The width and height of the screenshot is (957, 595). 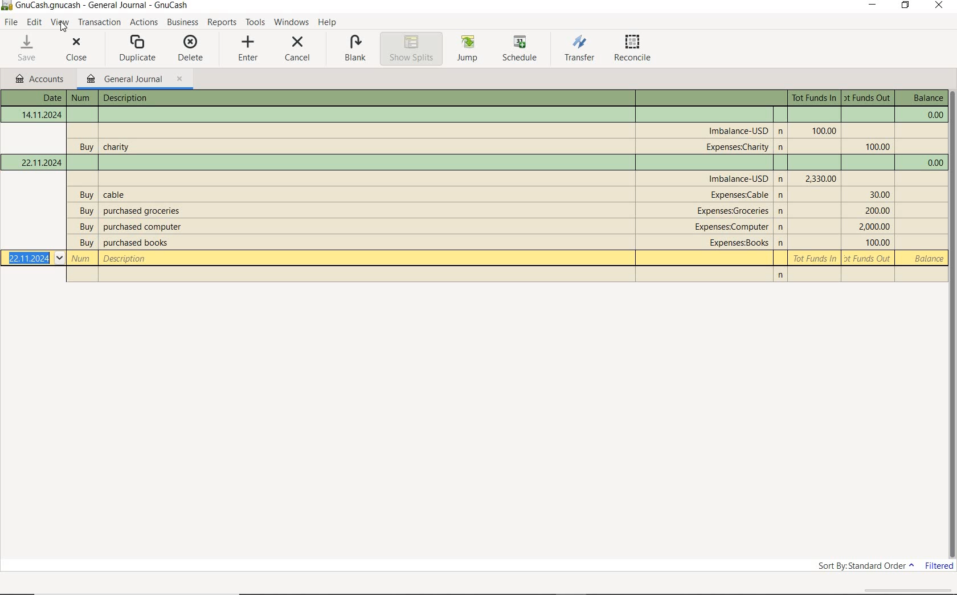 What do you see at coordinates (866, 567) in the screenshot?
I see `SORT BY: STANDARD ORDER` at bounding box center [866, 567].